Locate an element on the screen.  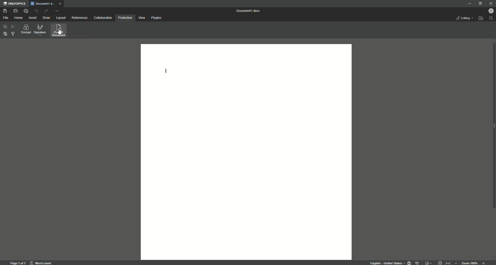
Text line is located at coordinates (166, 72).